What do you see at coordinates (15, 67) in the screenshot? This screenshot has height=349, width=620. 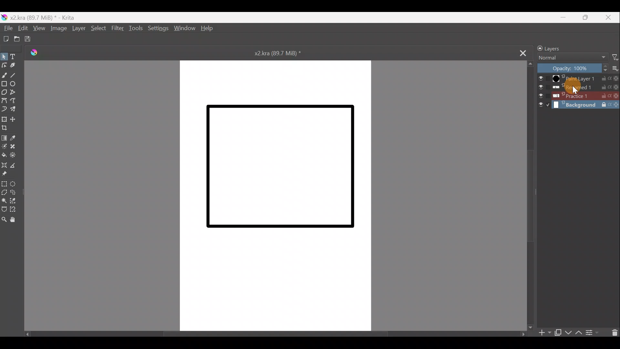 I see `Calligraphy` at bounding box center [15, 67].